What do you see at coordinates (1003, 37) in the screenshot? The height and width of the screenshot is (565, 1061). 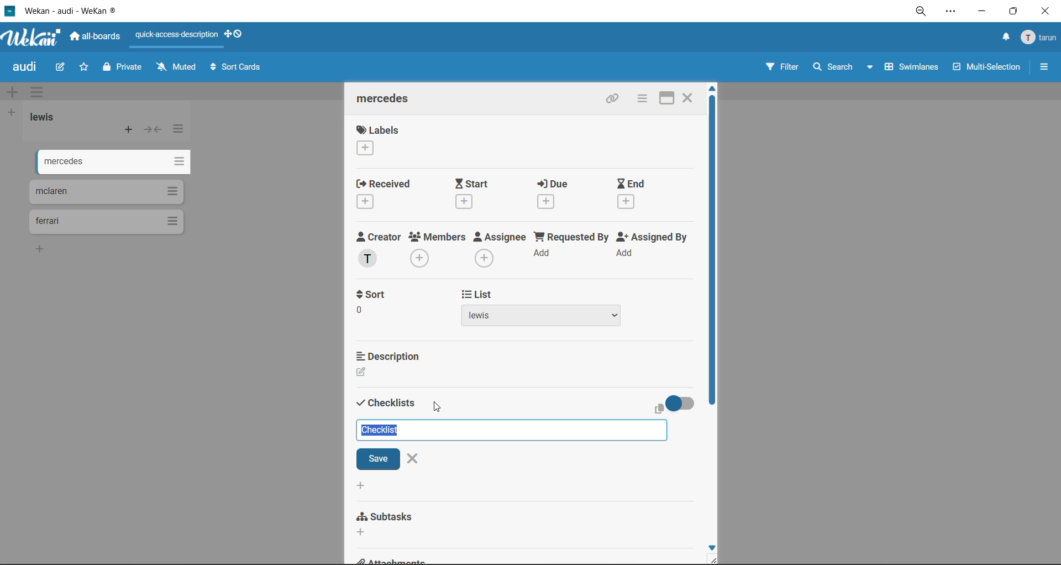 I see `notifications` at bounding box center [1003, 37].